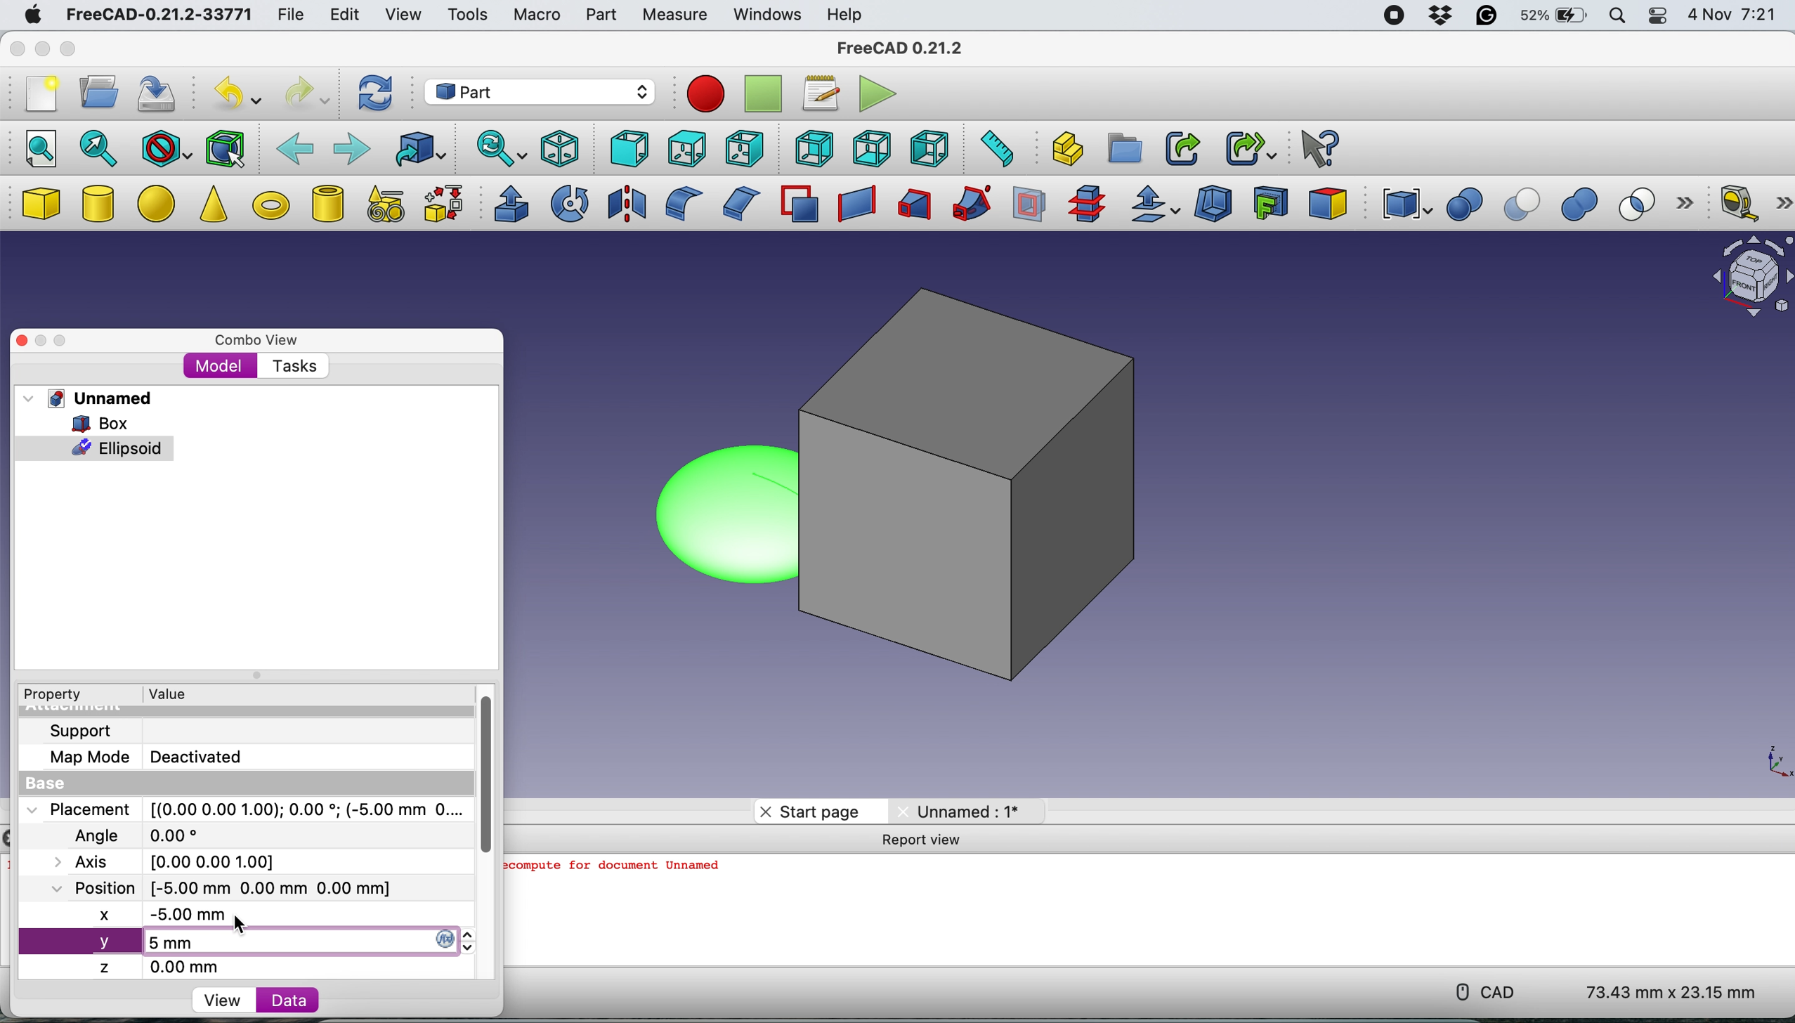 The image size is (1795, 1023). Describe the element at coordinates (99, 206) in the screenshot. I see `cylinder` at that location.